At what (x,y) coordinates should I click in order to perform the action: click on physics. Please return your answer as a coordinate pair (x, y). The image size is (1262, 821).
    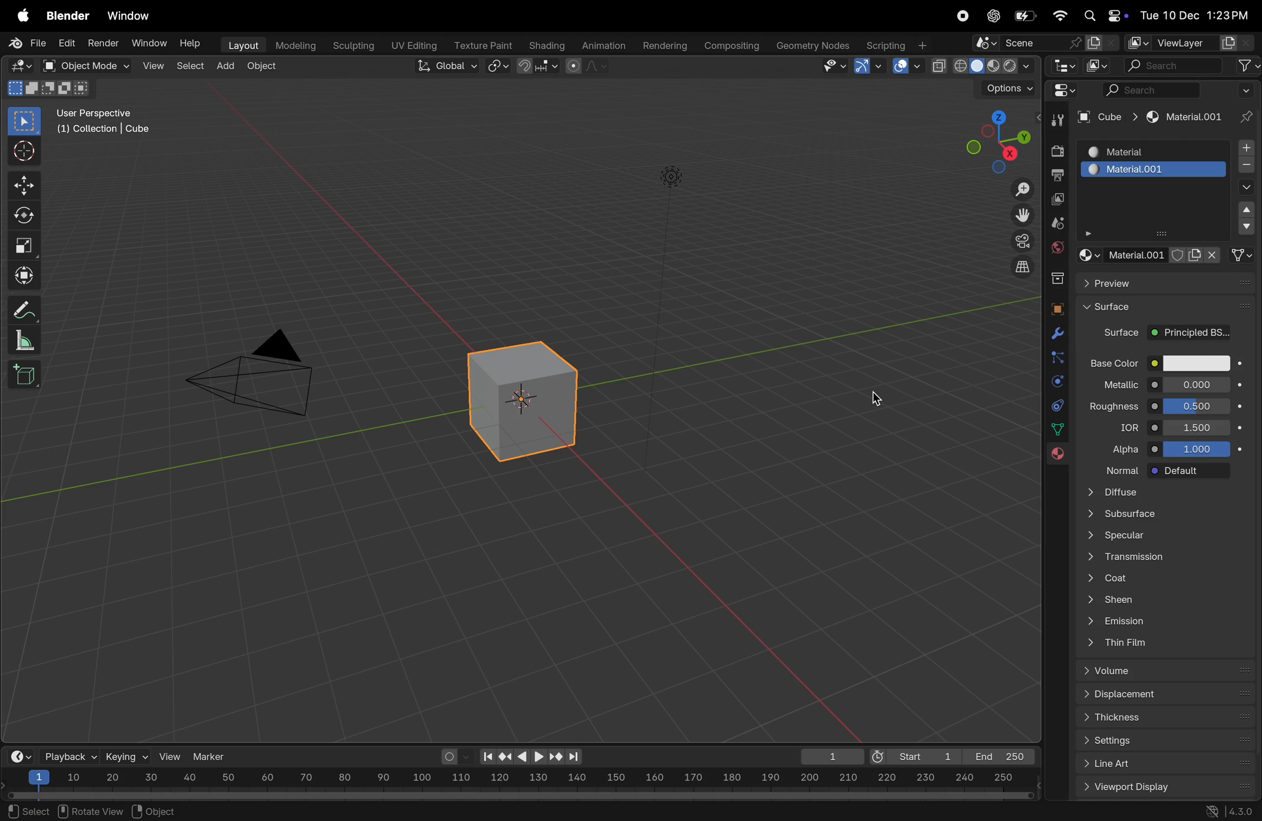
    Looking at the image, I should click on (1056, 382).